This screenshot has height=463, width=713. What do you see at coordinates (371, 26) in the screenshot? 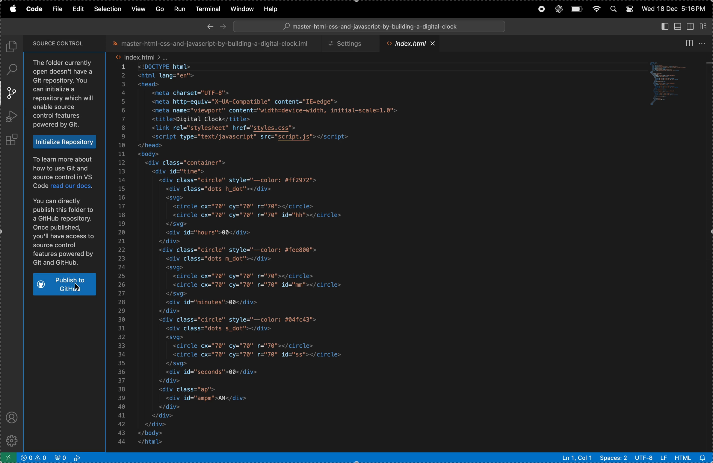
I see `search bar` at bounding box center [371, 26].